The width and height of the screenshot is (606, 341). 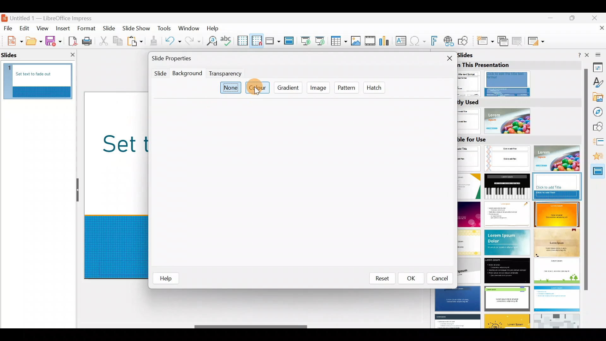 What do you see at coordinates (230, 88) in the screenshot?
I see `None` at bounding box center [230, 88].